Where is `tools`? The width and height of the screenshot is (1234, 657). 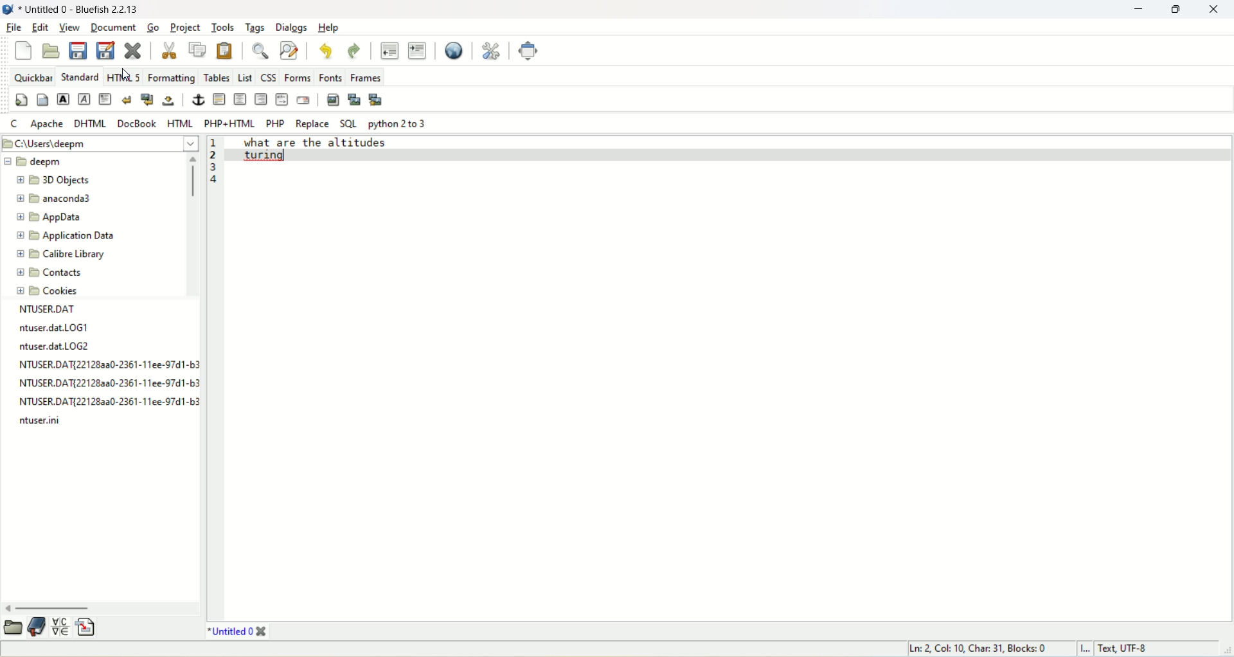
tools is located at coordinates (224, 28).